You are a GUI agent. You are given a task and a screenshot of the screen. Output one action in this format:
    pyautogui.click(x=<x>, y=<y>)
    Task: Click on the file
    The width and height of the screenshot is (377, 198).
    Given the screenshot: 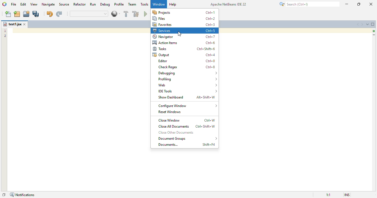 What is the action you would take?
    pyautogui.click(x=14, y=4)
    